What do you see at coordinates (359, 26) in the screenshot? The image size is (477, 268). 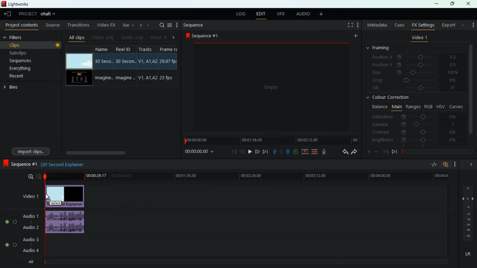 I see `more` at bounding box center [359, 26].